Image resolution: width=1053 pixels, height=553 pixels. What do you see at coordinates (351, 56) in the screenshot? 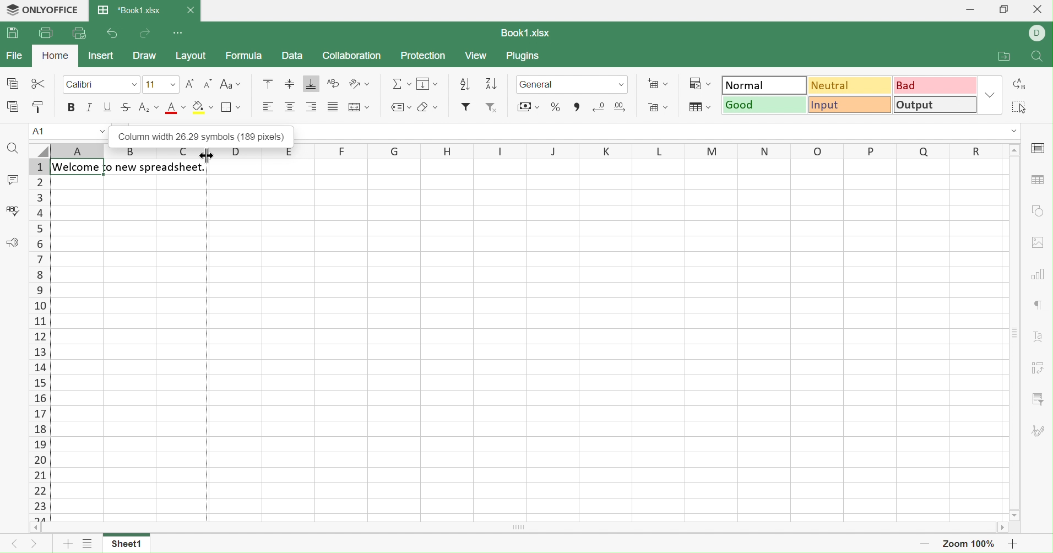
I see `Collection` at bounding box center [351, 56].